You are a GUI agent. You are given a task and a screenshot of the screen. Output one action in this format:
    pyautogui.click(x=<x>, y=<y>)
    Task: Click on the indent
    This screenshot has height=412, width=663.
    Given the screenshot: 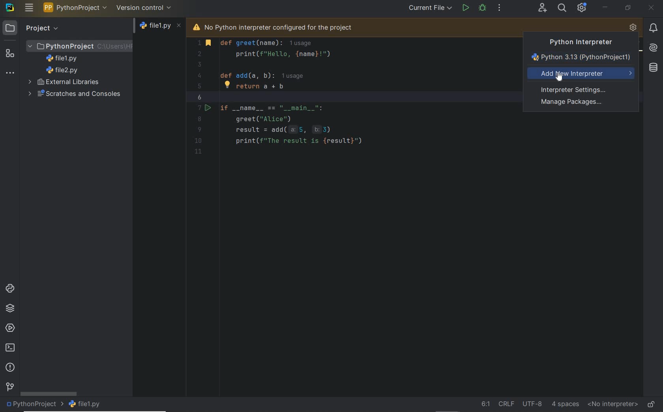 What is the action you would take?
    pyautogui.click(x=566, y=404)
    